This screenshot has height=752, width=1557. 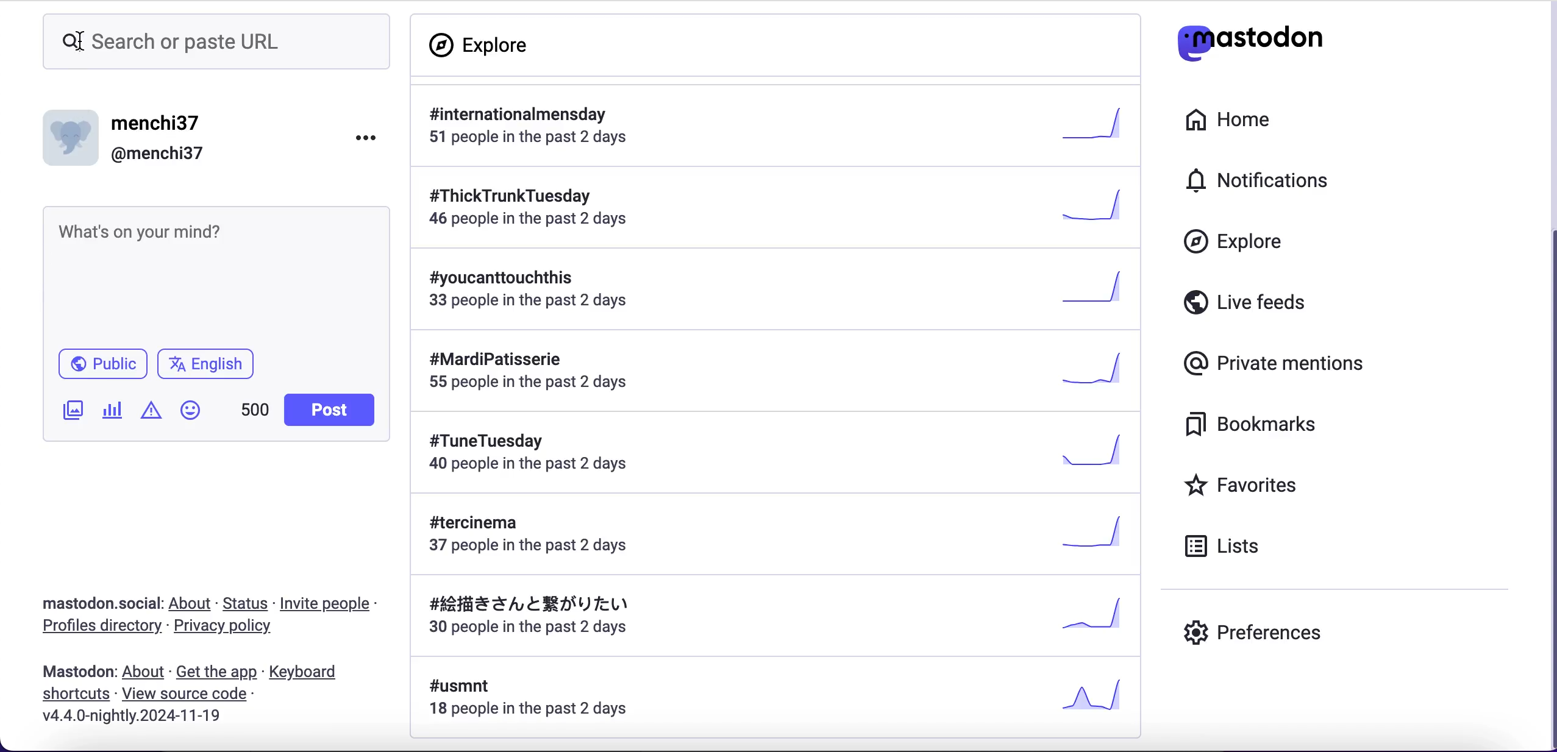 What do you see at coordinates (153, 412) in the screenshot?
I see `add warning` at bounding box center [153, 412].